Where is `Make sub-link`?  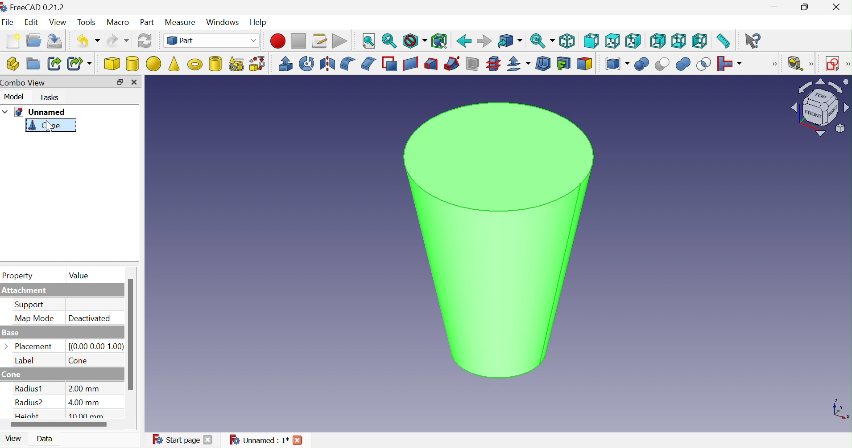 Make sub-link is located at coordinates (79, 63).